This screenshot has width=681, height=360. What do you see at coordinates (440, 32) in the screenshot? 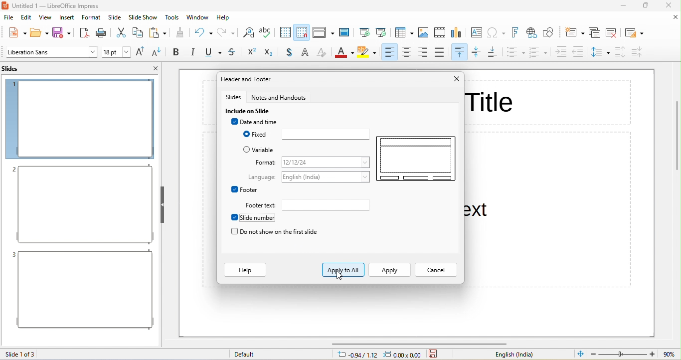
I see `video` at bounding box center [440, 32].